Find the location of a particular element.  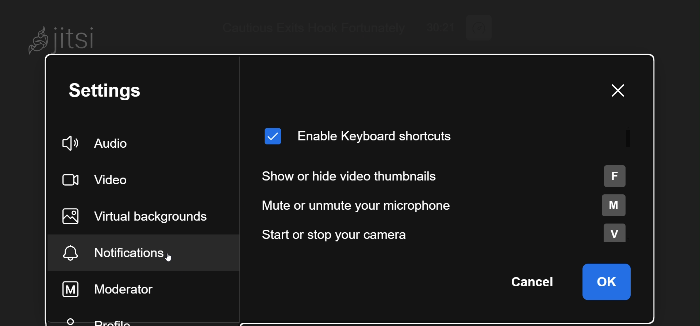

enable keyboard shortcut is located at coordinates (359, 137).